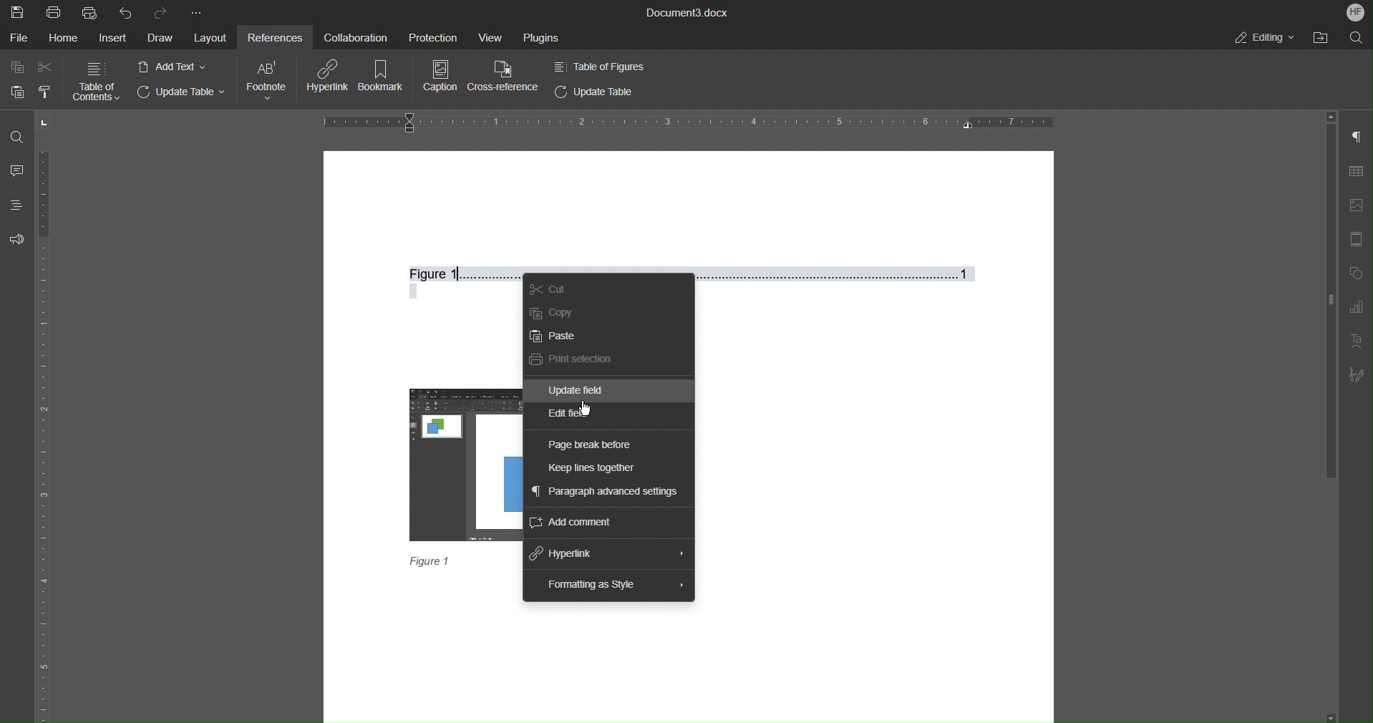 The height and width of the screenshot is (723, 1373). What do you see at coordinates (1326, 39) in the screenshot?
I see `Open File Location` at bounding box center [1326, 39].